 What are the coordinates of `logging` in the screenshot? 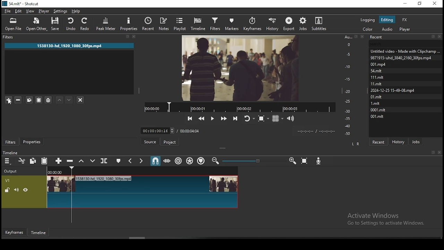 It's located at (368, 19).